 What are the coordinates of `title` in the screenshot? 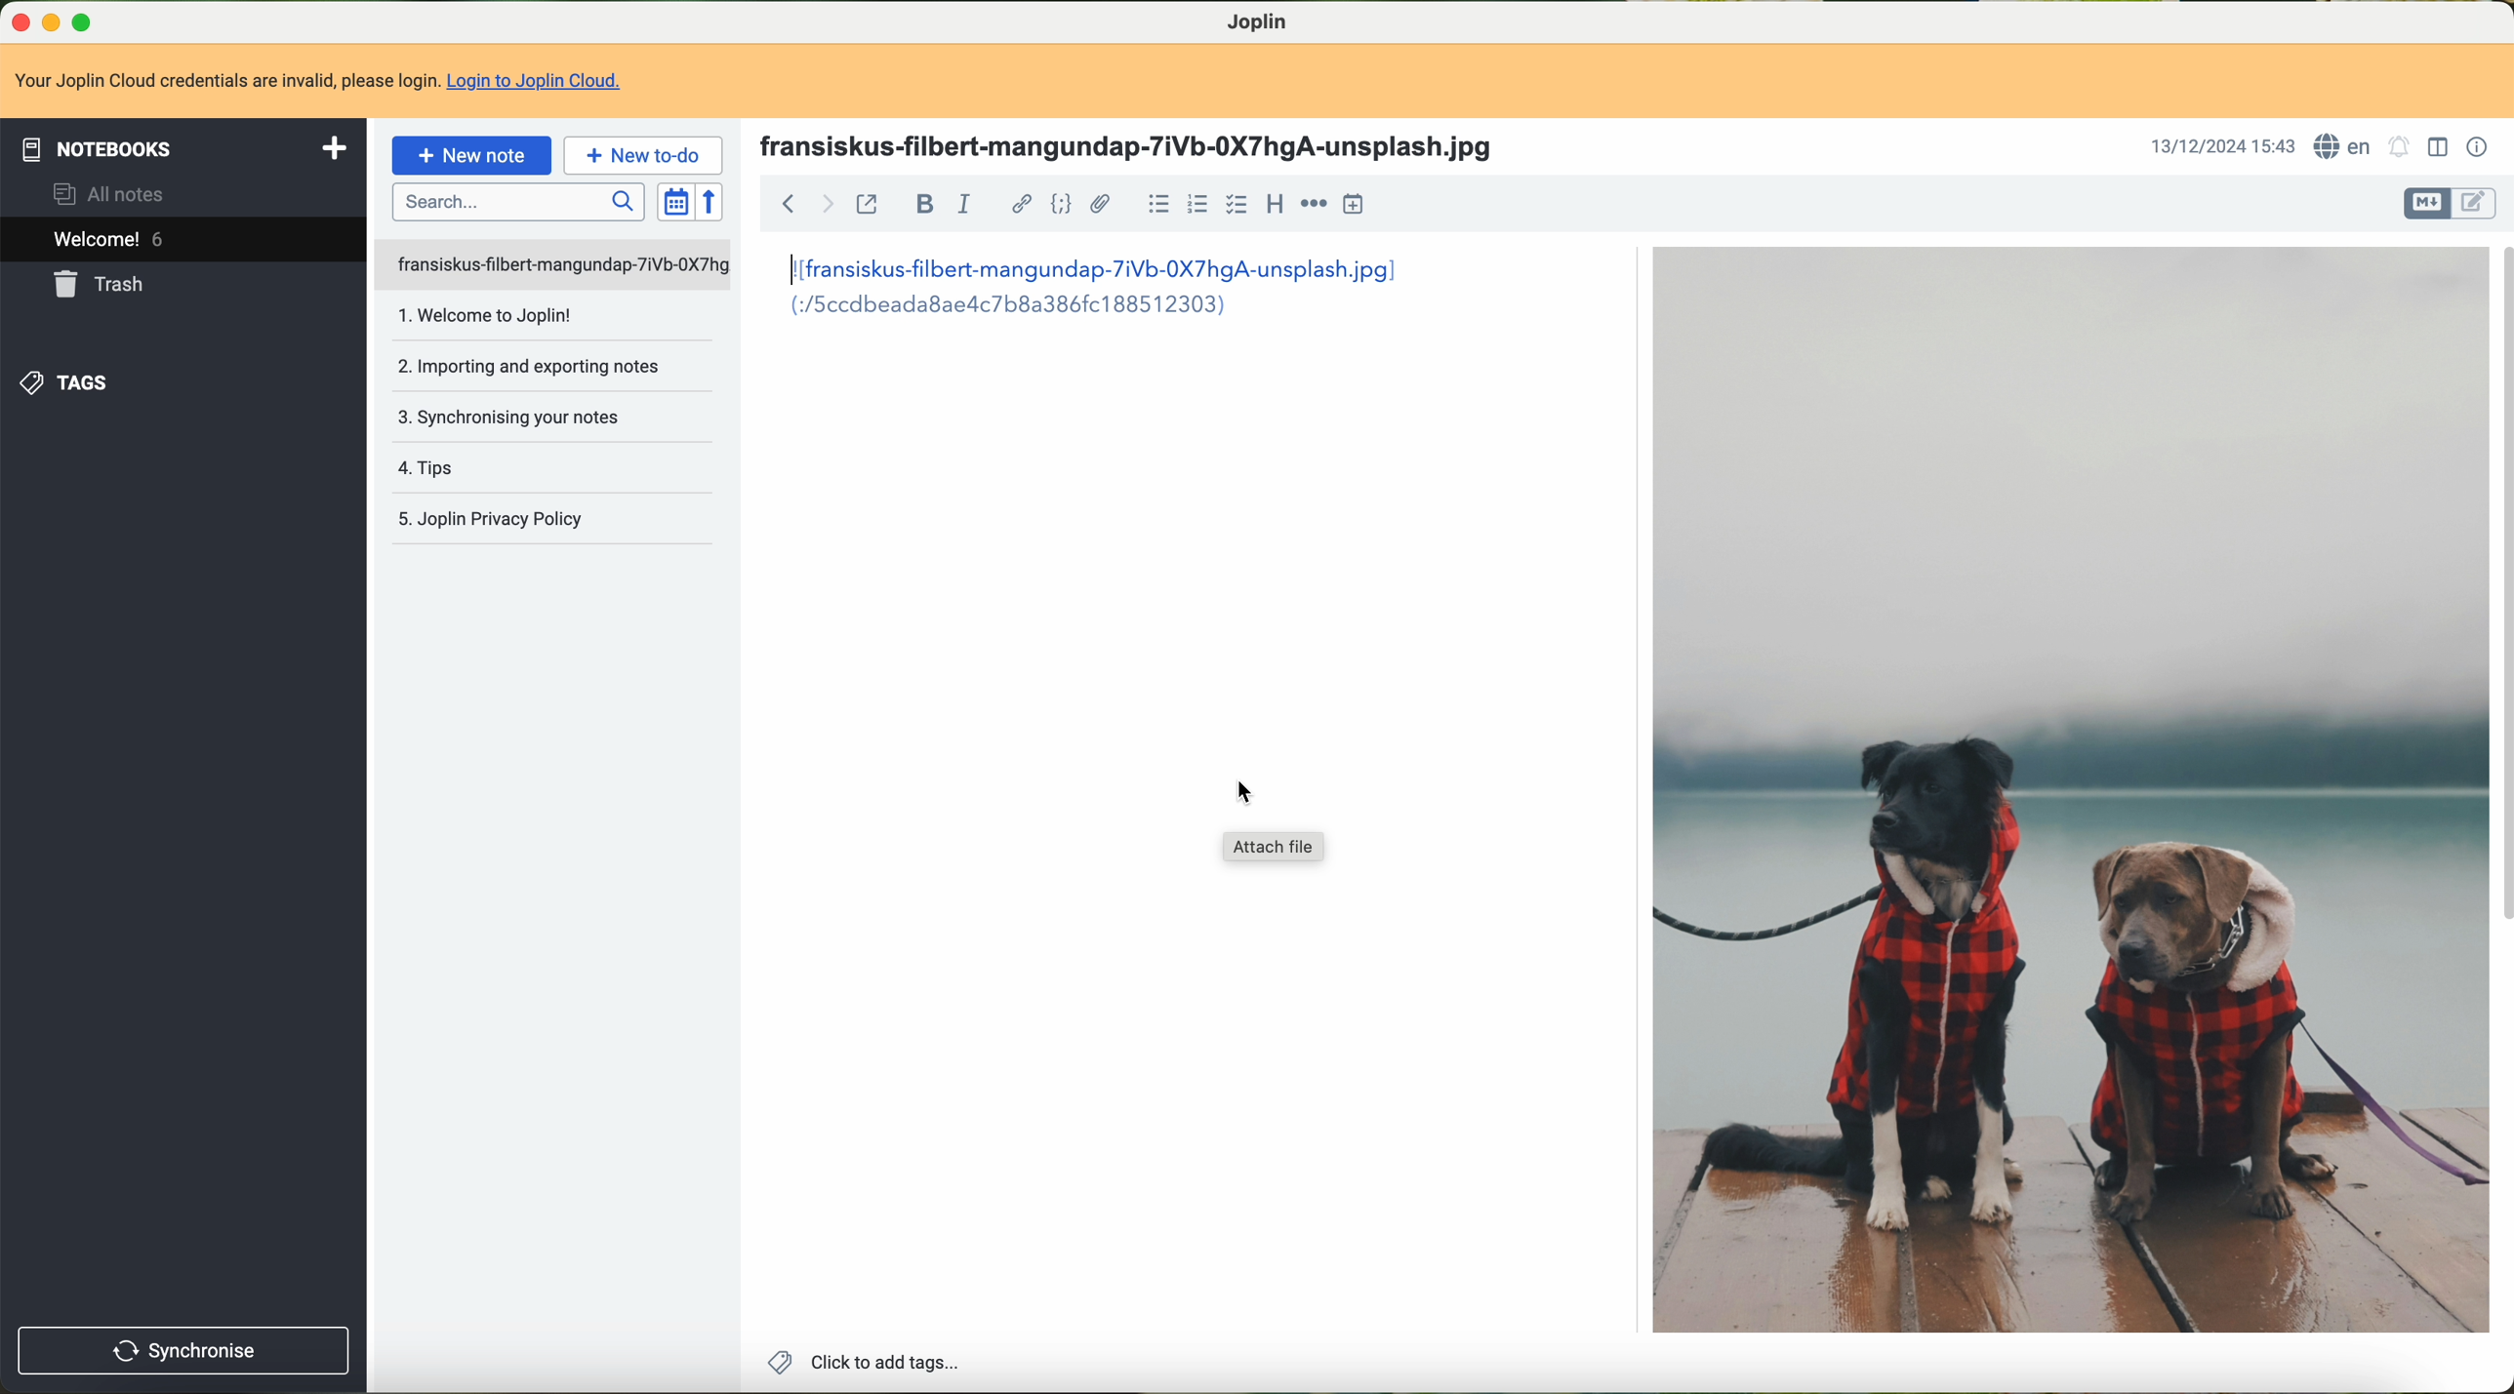 It's located at (1137, 147).